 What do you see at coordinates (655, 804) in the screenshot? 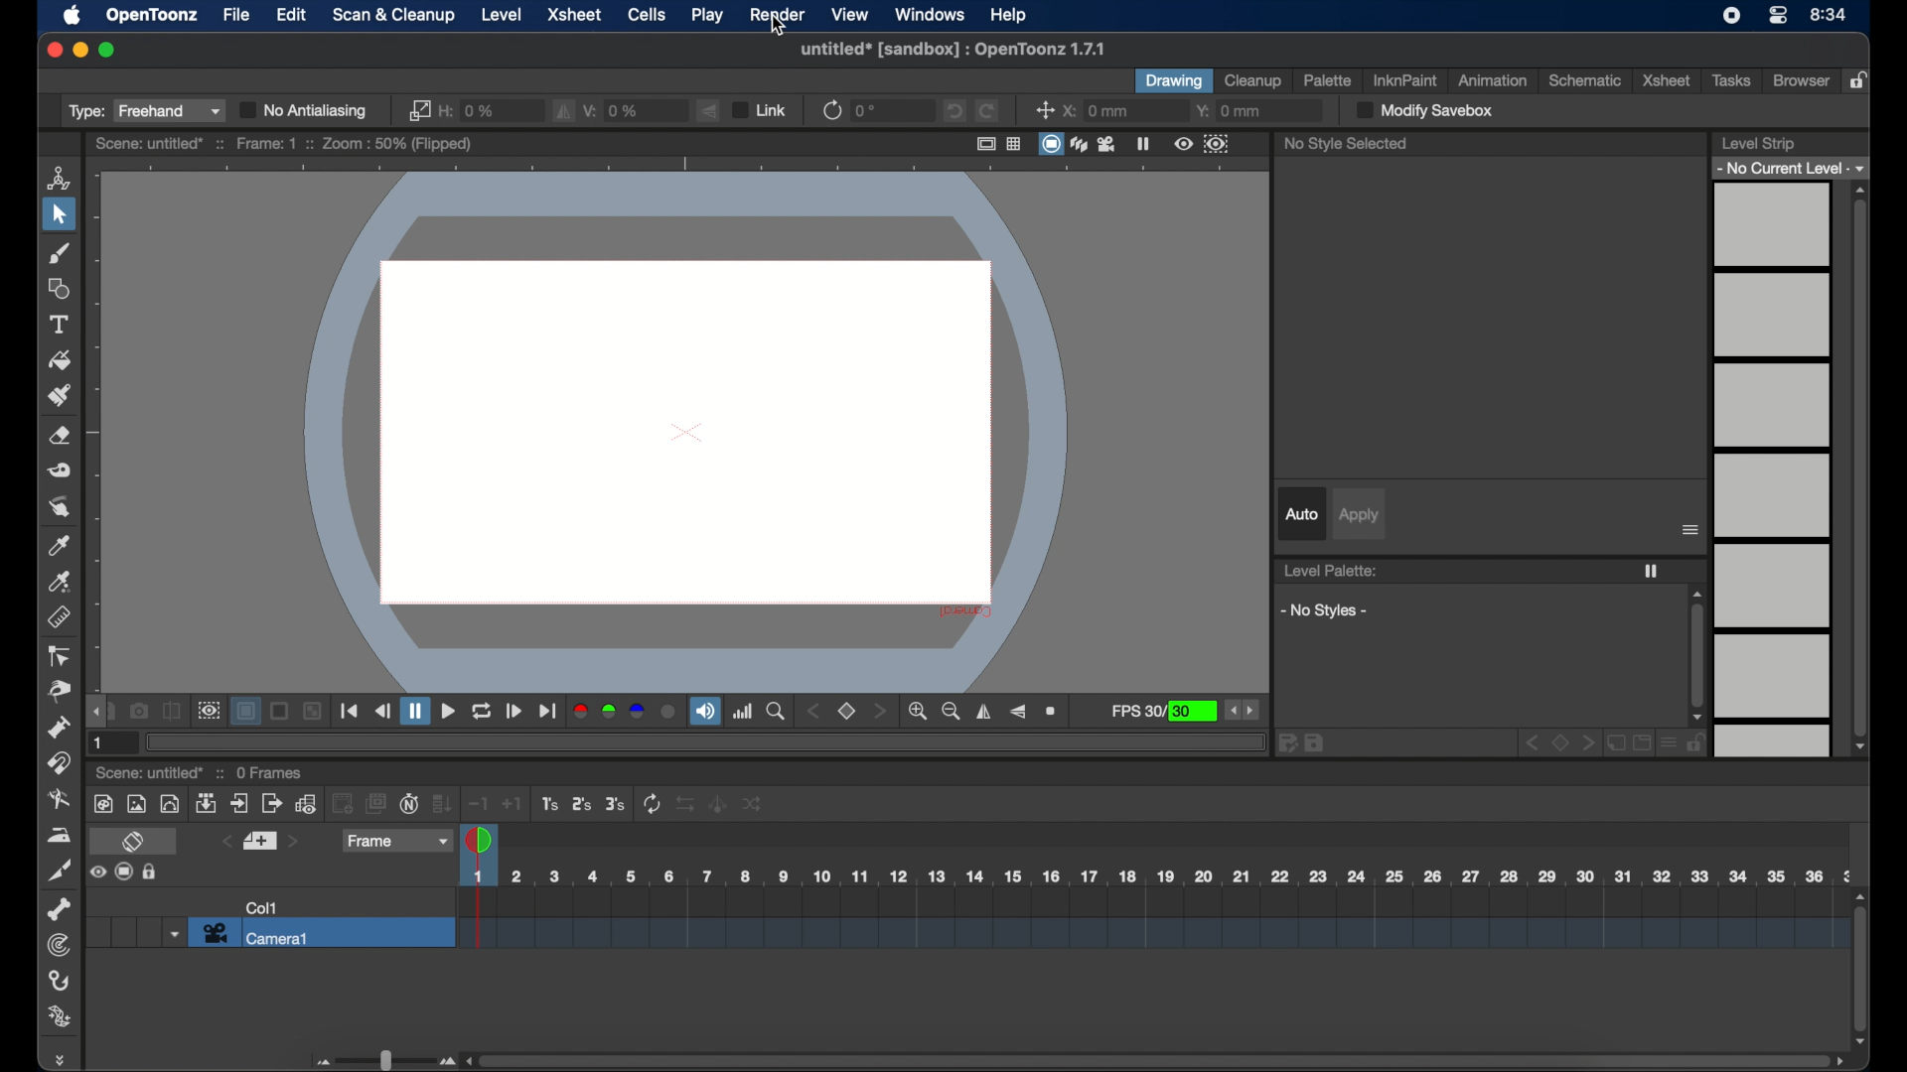
I see `` at bounding box center [655, 804].